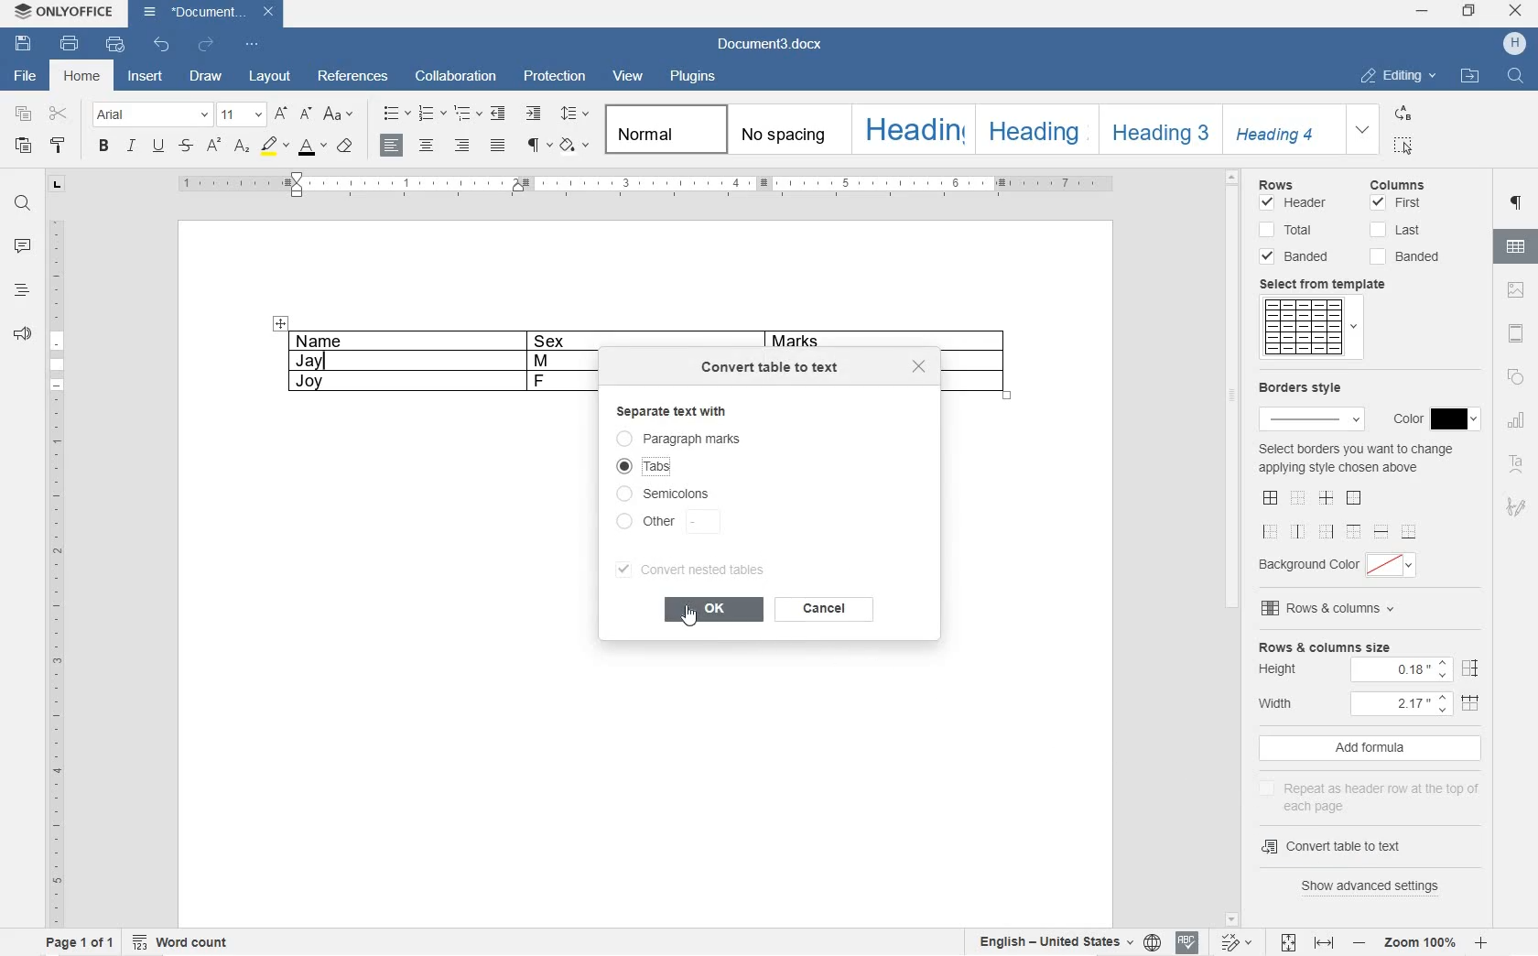  I want to click on HEIGHT, so click(1285, 670).